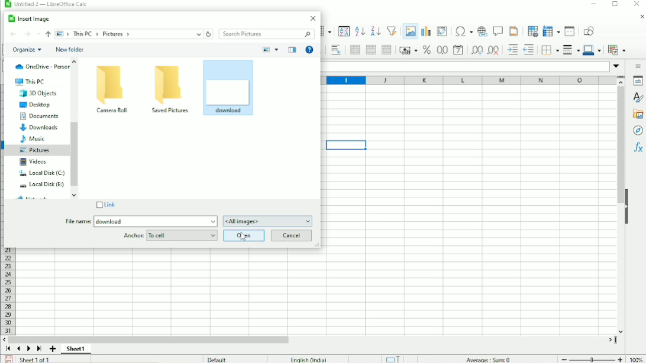  I want to click on This PC, so click(30, 82).